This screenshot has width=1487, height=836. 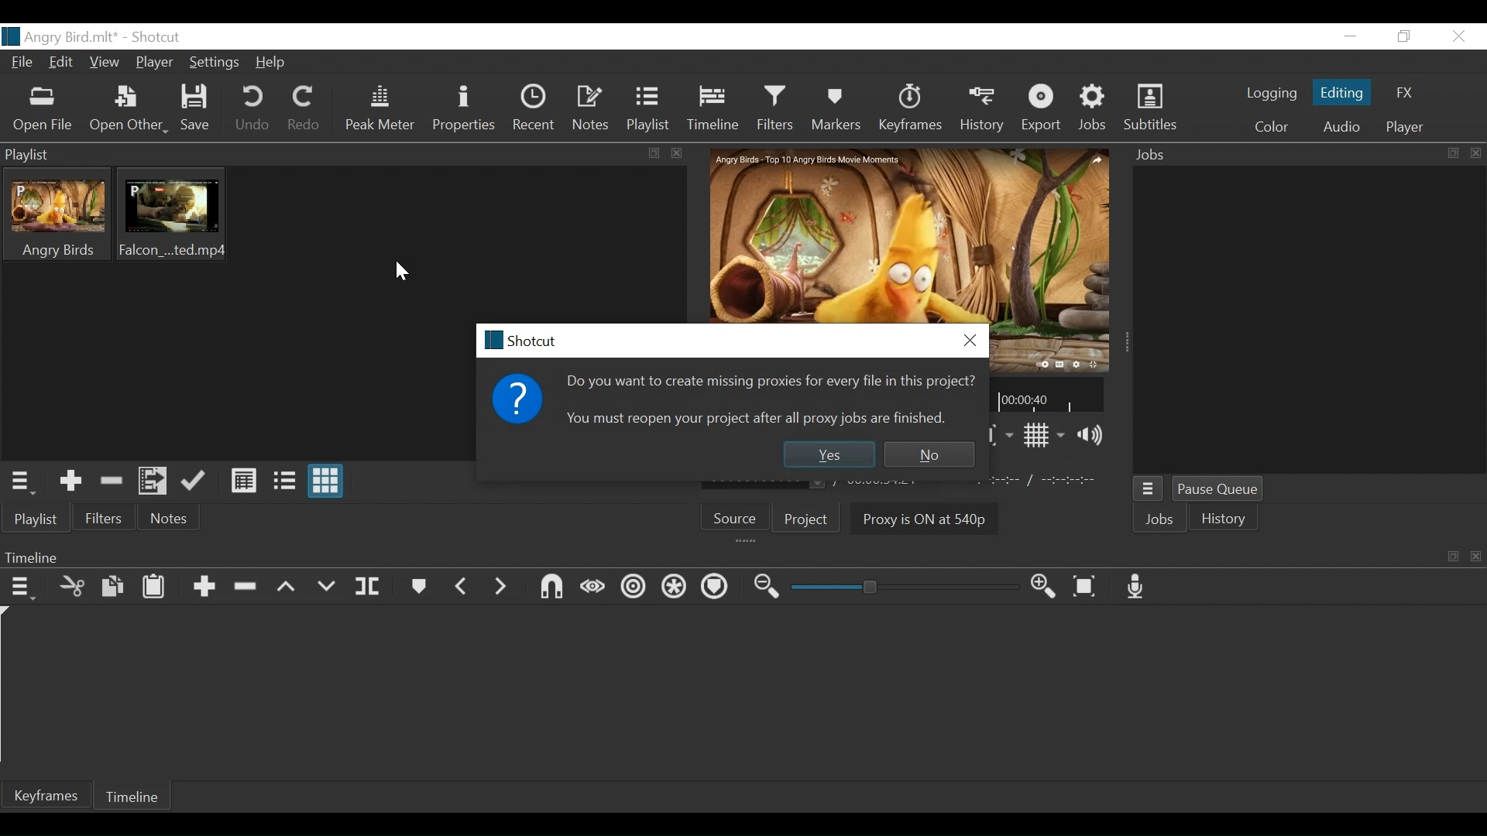 What do you see at coordinates (1458, 36) in the screenshot?
I see `Close` at bounding box center [1458, 36].